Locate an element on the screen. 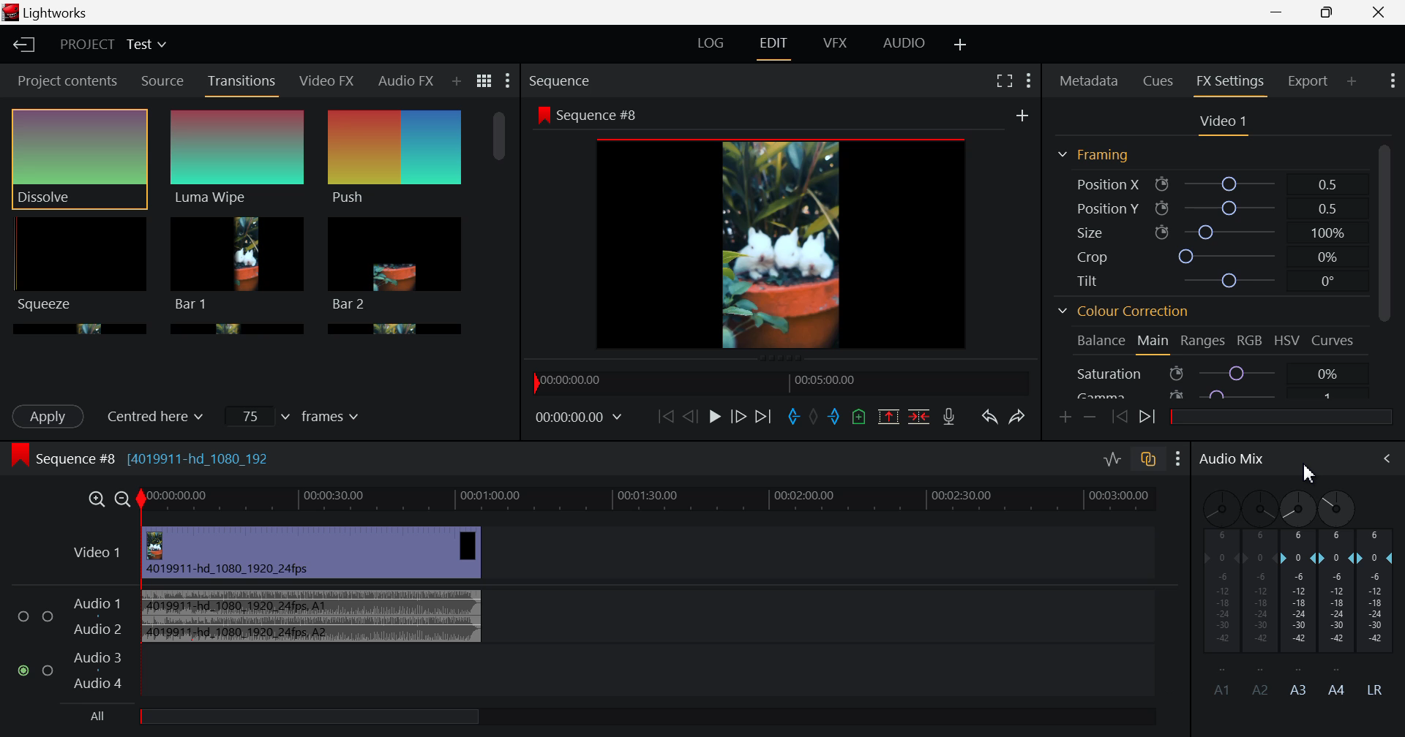 This screenshot has height=737, width=1405. Main Tab Open is located at coordinates (1154, 343).